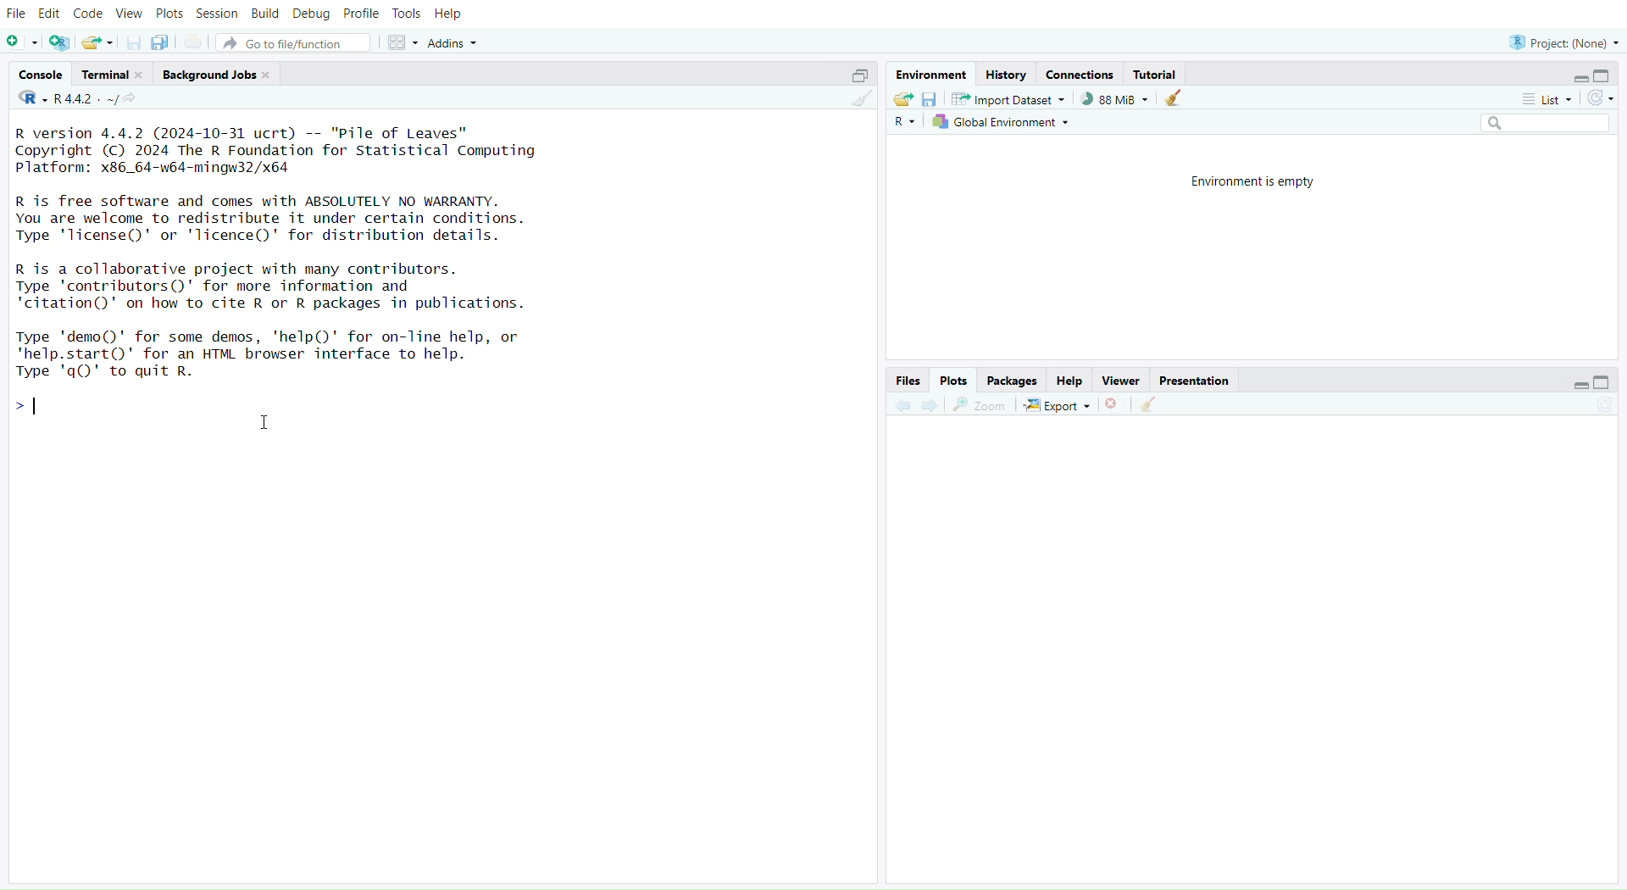 Image resolution: width=1627 pixels, height=890 pixels. I want to click on collapse, so click(1608, 75).